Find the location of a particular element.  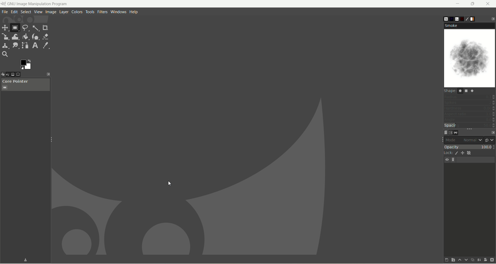

GNU image manipulation program is located at coordinates (38, 4).